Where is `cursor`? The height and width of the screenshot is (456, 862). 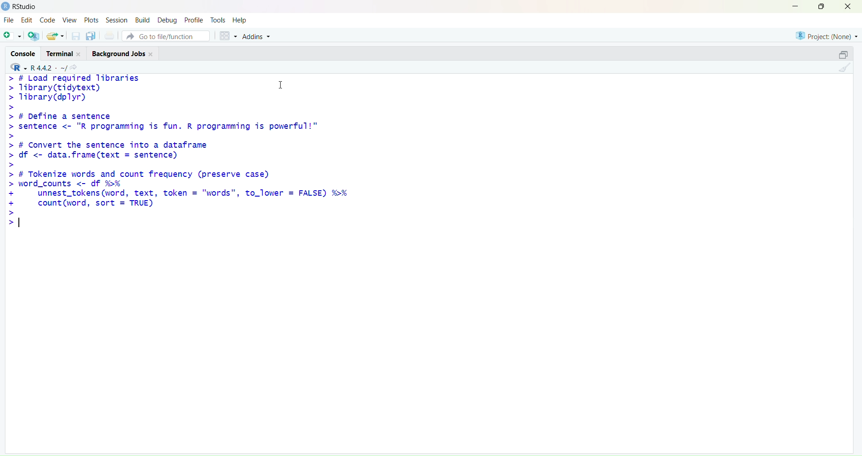
cursor is located at coordinates (281, 86).